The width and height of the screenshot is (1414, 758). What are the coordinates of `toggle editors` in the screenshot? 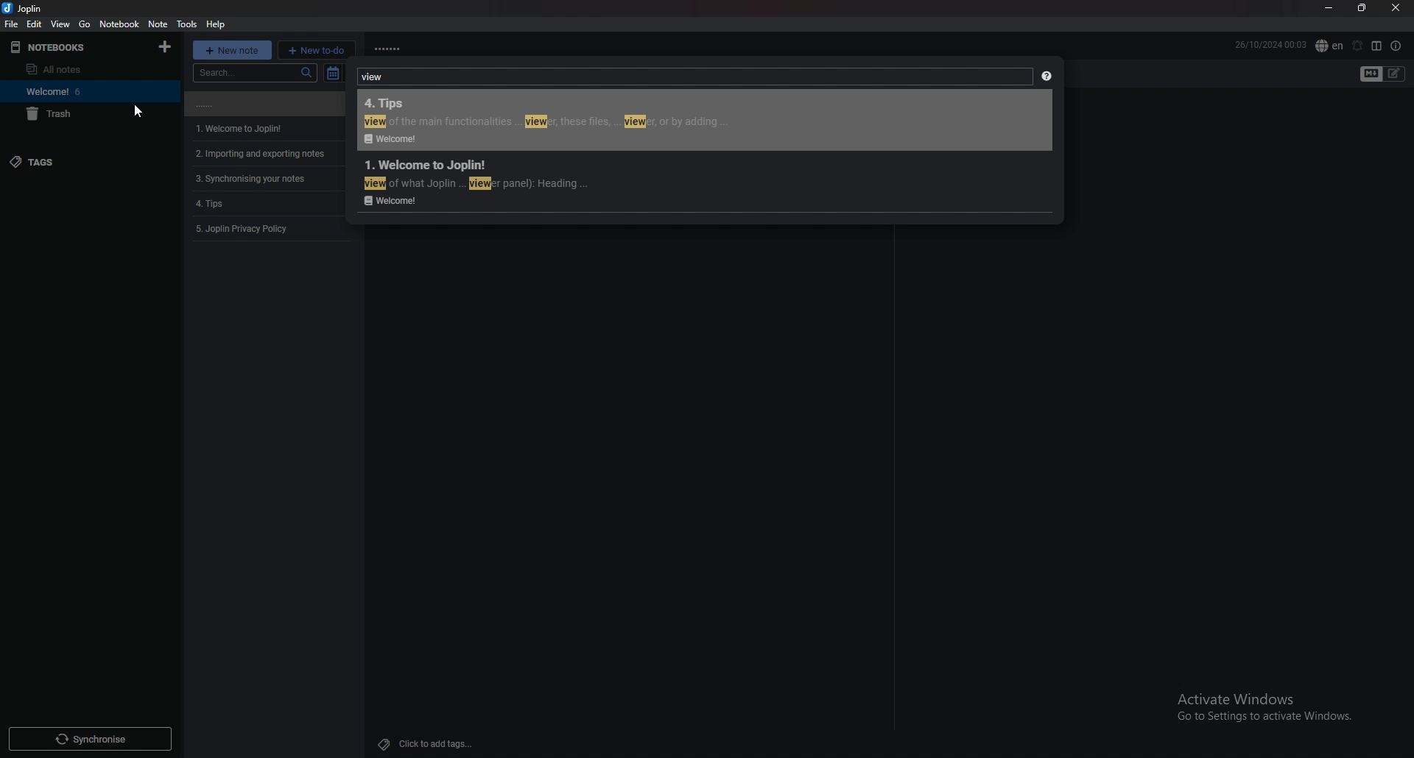 It's located at (1395, 74).